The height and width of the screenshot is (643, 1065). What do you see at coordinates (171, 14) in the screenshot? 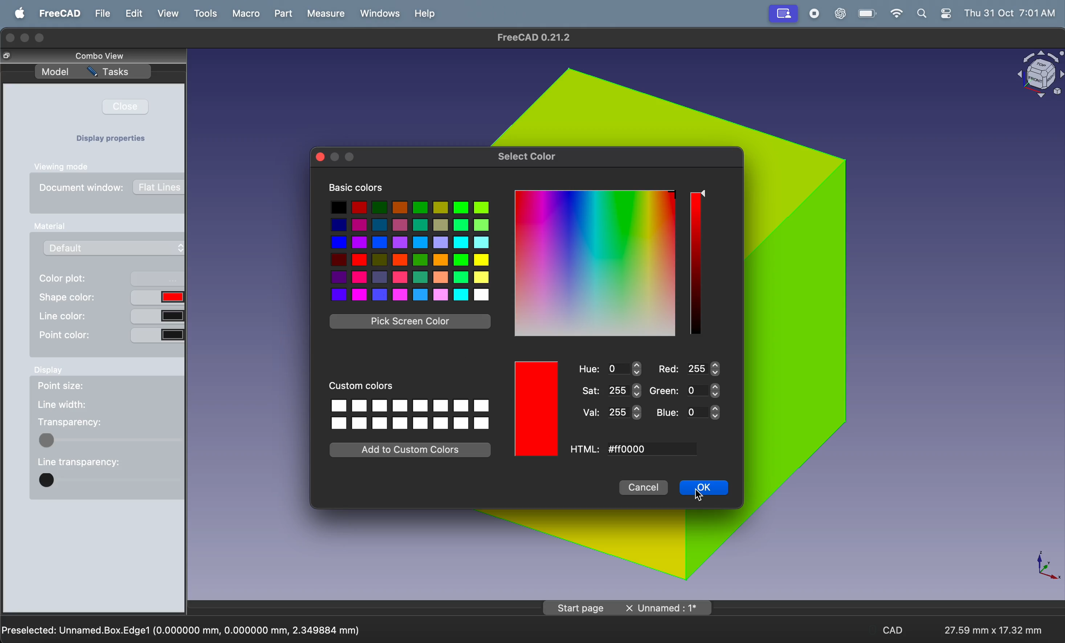
I see `view` at bounding box center [171, 14].